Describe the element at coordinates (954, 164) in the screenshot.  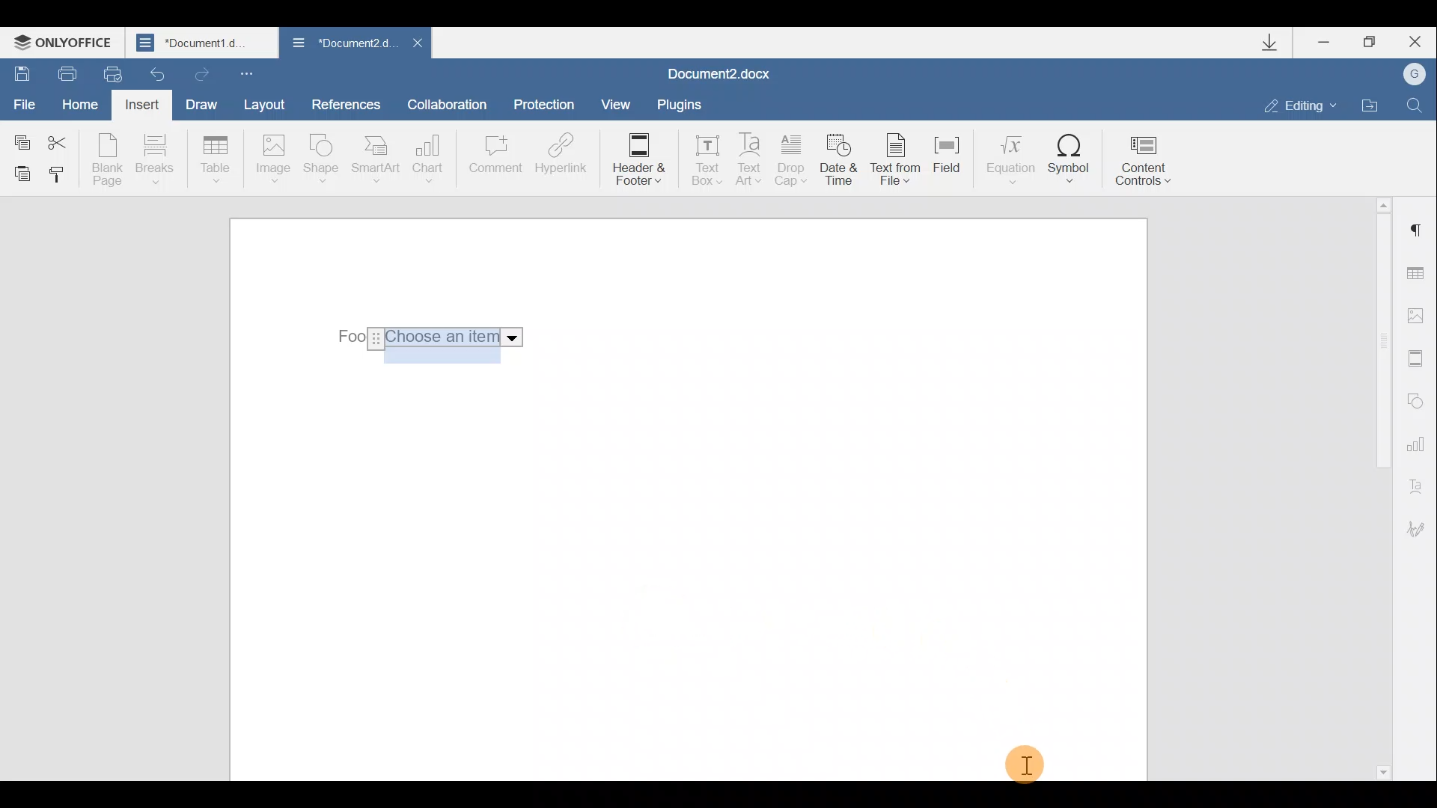
I see `Field` at that location.